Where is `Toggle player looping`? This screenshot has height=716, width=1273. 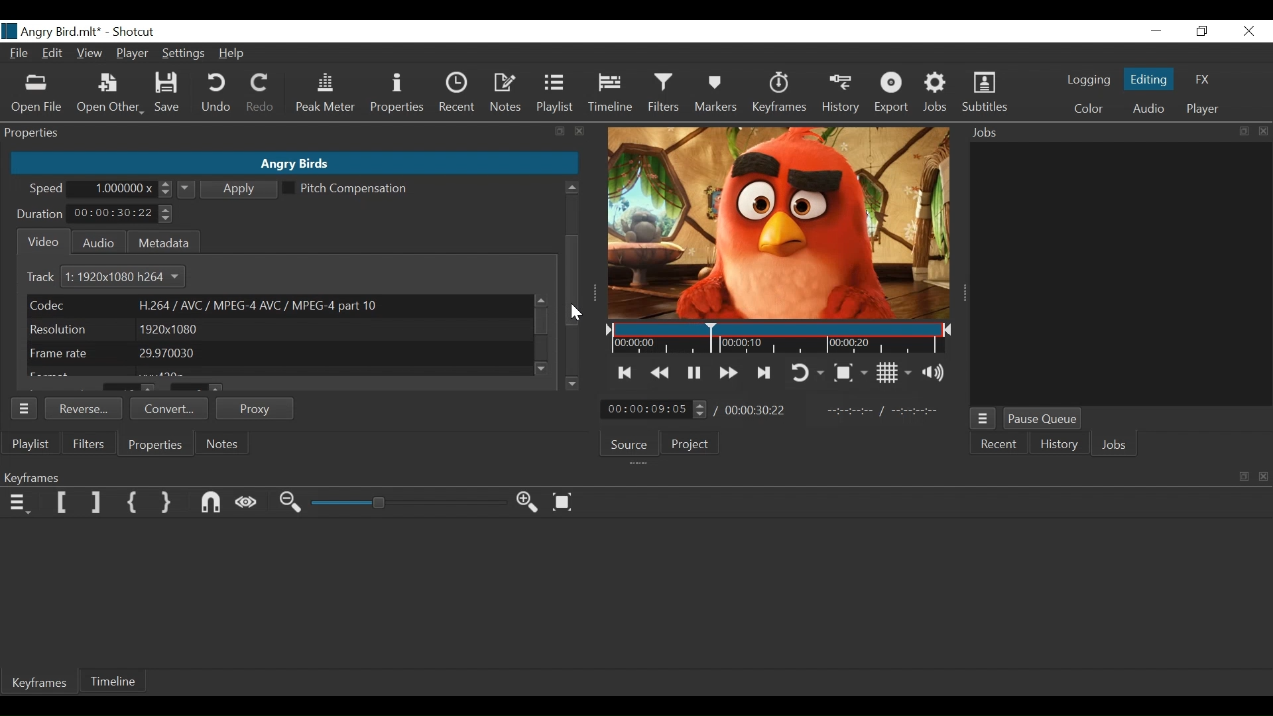 Toggle player looping is located at coordinates (810, 372).